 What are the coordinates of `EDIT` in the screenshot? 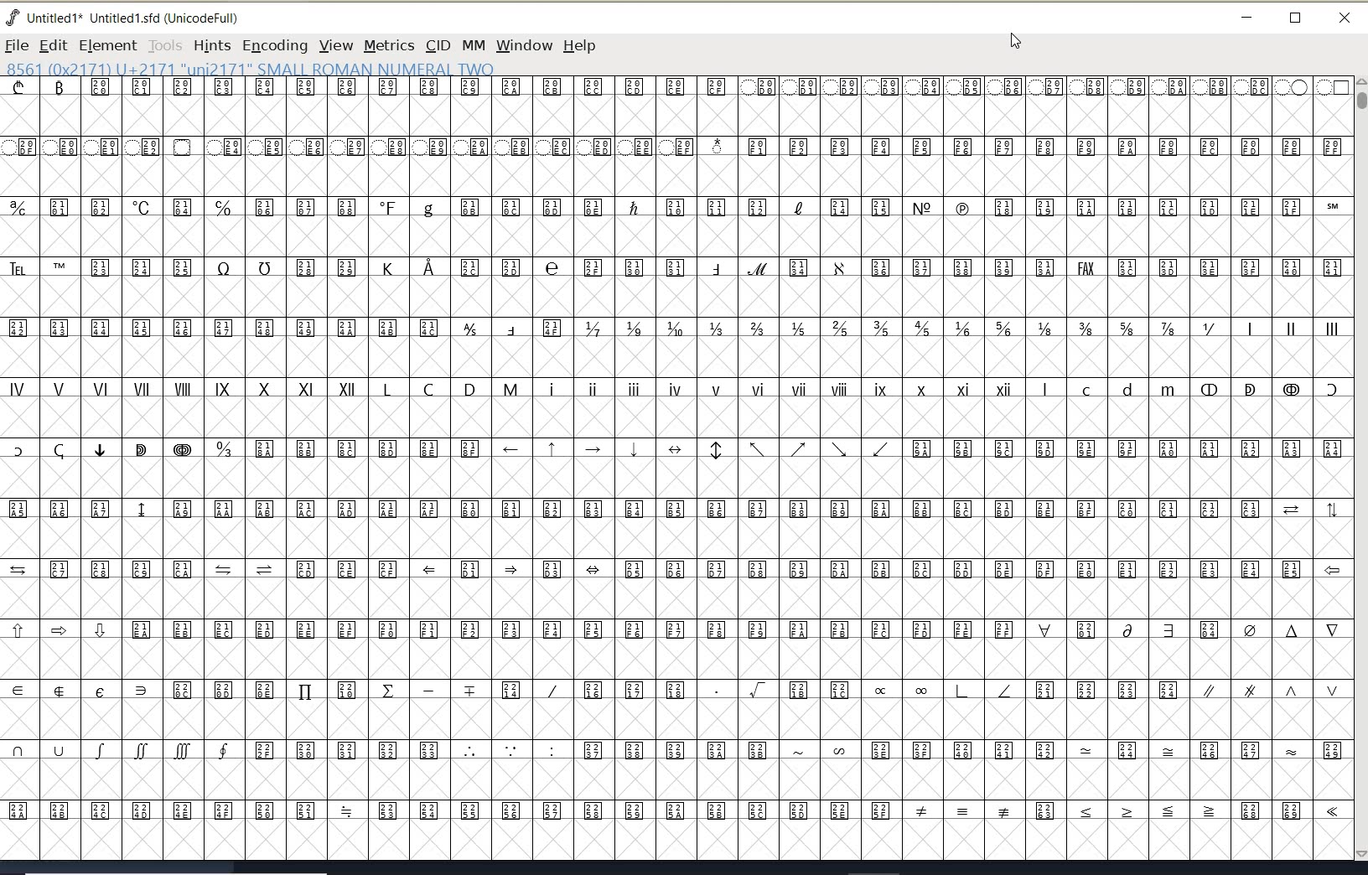 It's located at (53, 45).